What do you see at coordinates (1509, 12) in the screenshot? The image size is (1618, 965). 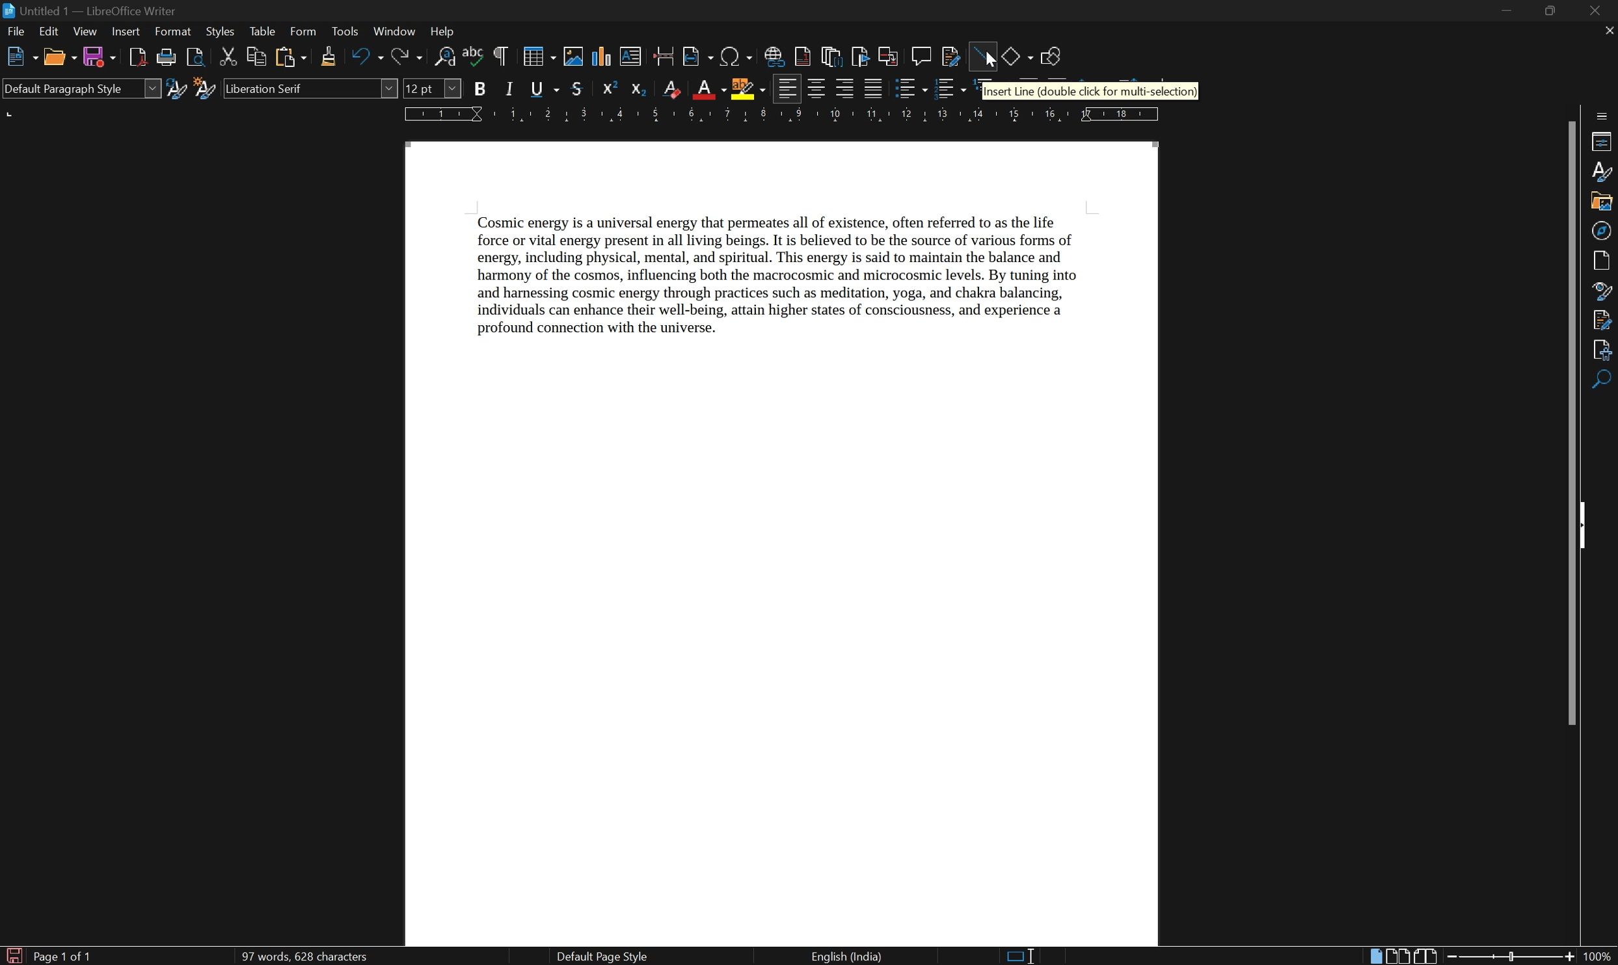 I see `minimize` at bounding box center [1509, 12].